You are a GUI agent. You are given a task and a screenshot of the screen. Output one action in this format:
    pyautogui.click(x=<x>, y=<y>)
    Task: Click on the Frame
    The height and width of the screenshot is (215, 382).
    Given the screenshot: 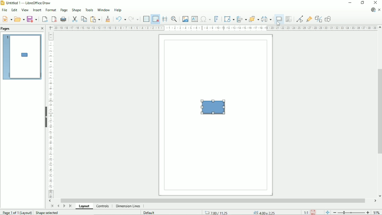 What is the action you would take?
    pyautogui.click(x=213, y=63)
    